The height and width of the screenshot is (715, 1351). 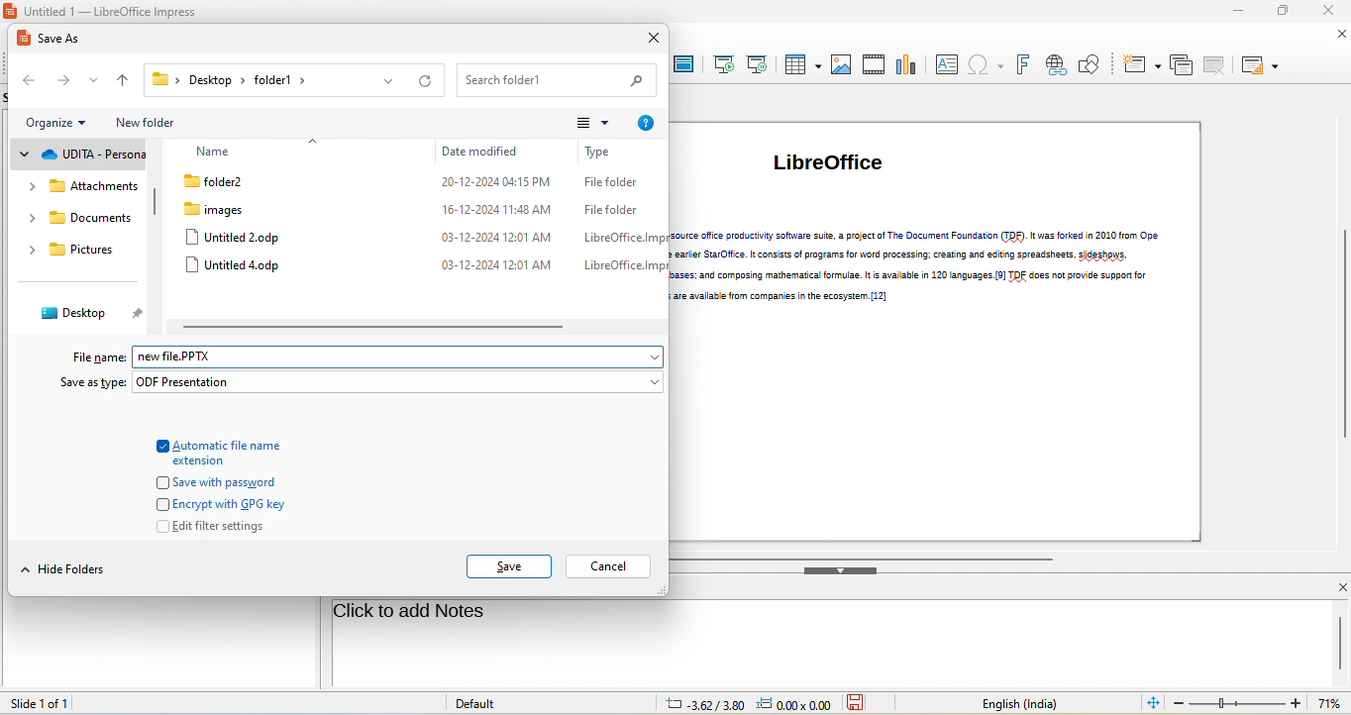 I want to click on File folder, so click(x=607, y=183).